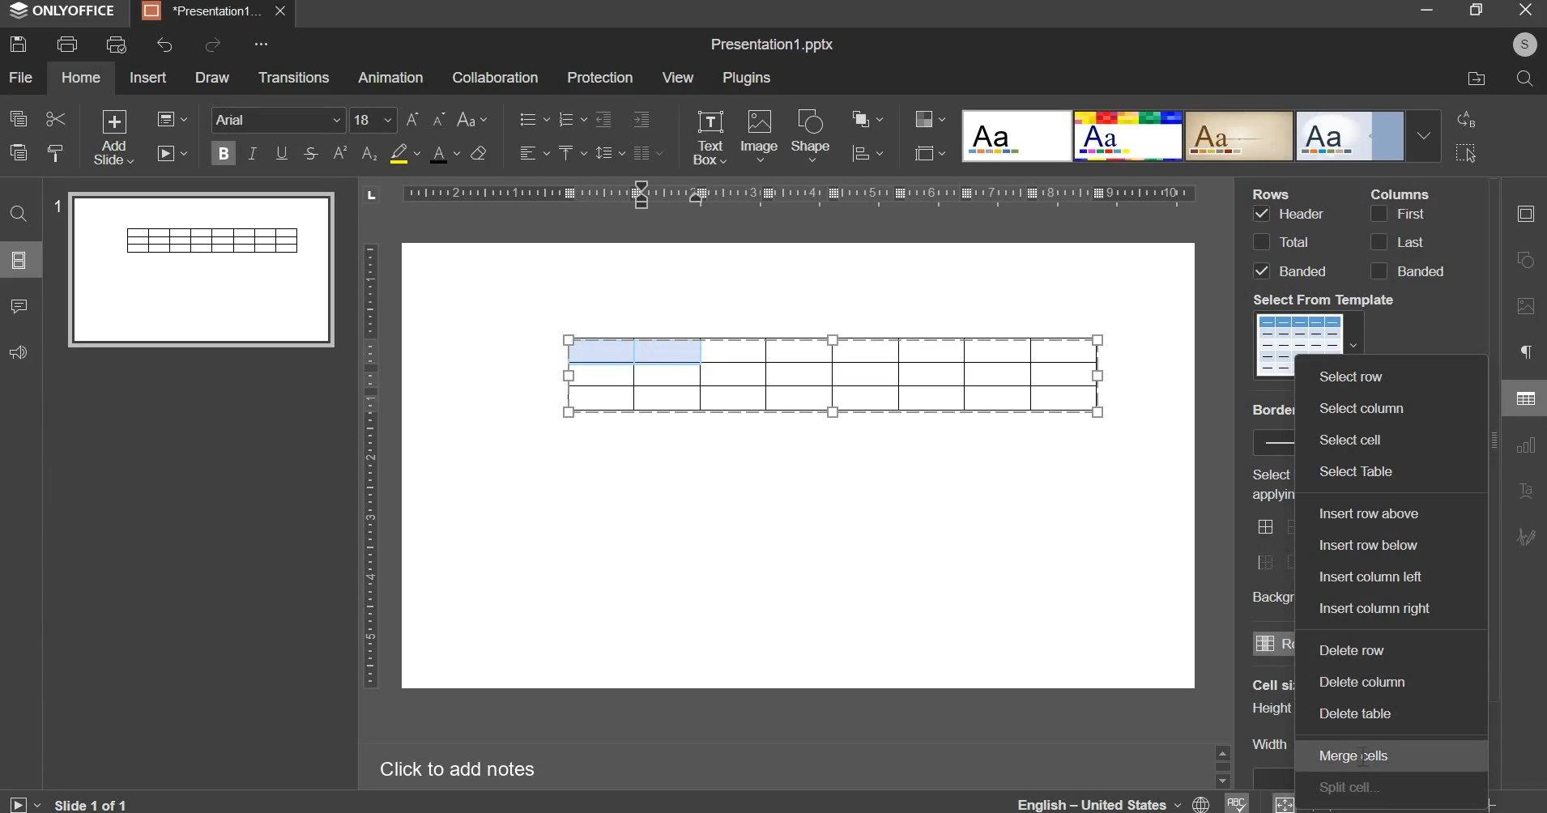 The width and height of the screenshot is (1547, 813). Describe the element at coordinates (1426, 11) in the screenshot. I see `minimize` at that location.